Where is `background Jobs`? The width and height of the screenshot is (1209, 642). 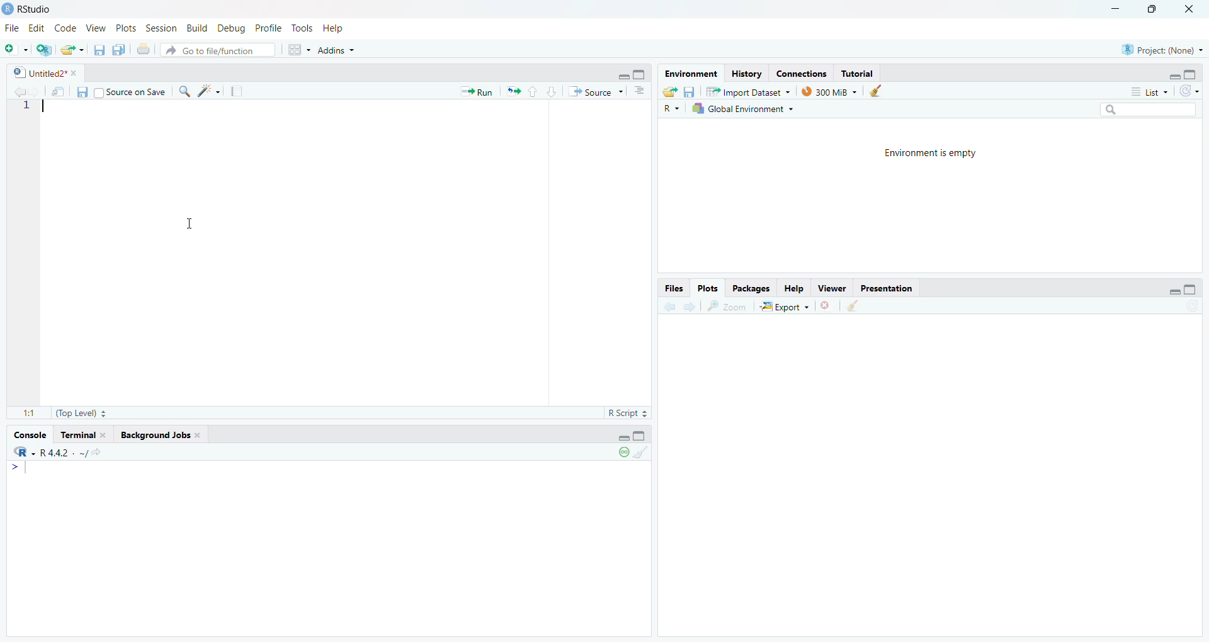 background Jobs is located at coordinates (159, 436).